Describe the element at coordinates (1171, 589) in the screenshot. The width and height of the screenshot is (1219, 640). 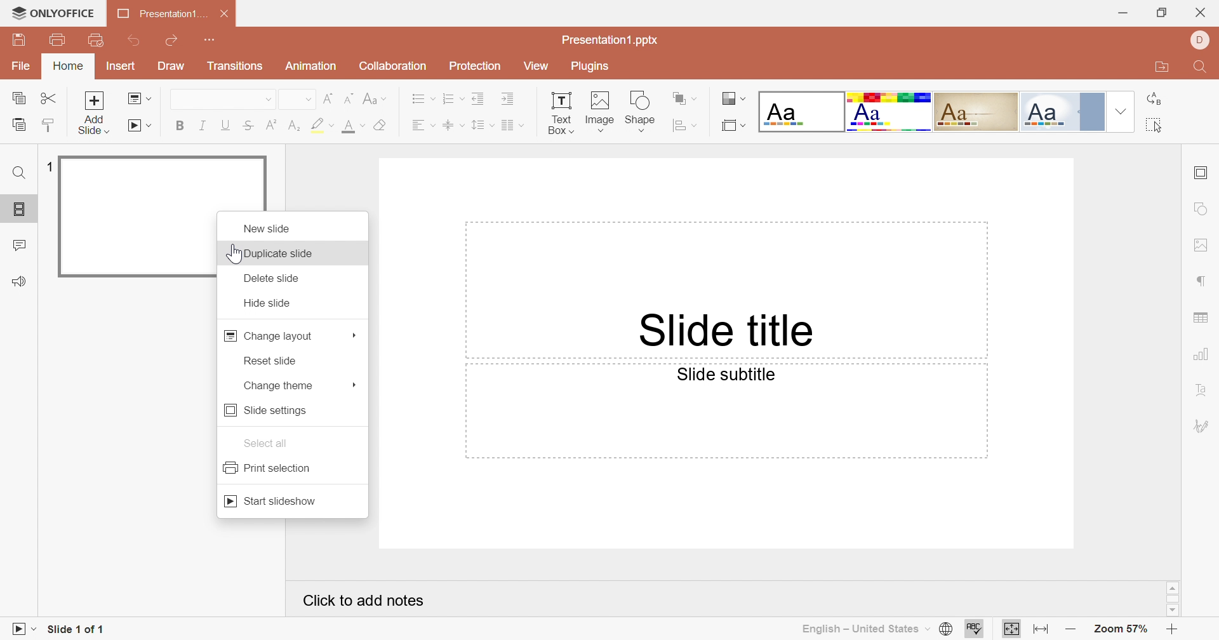
I see `Scroll up` at that location.